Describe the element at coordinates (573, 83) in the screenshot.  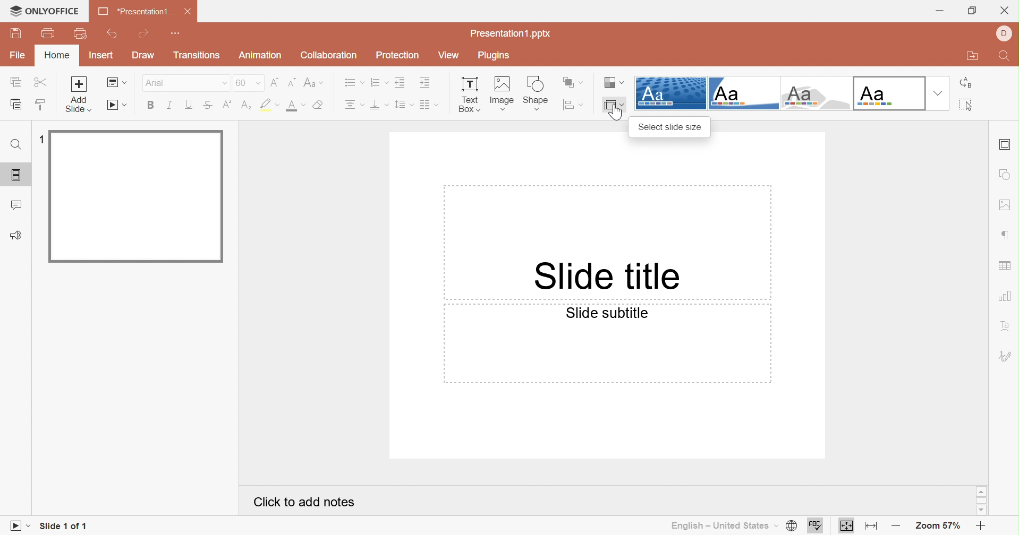
I see `Arrange shape` at that location.